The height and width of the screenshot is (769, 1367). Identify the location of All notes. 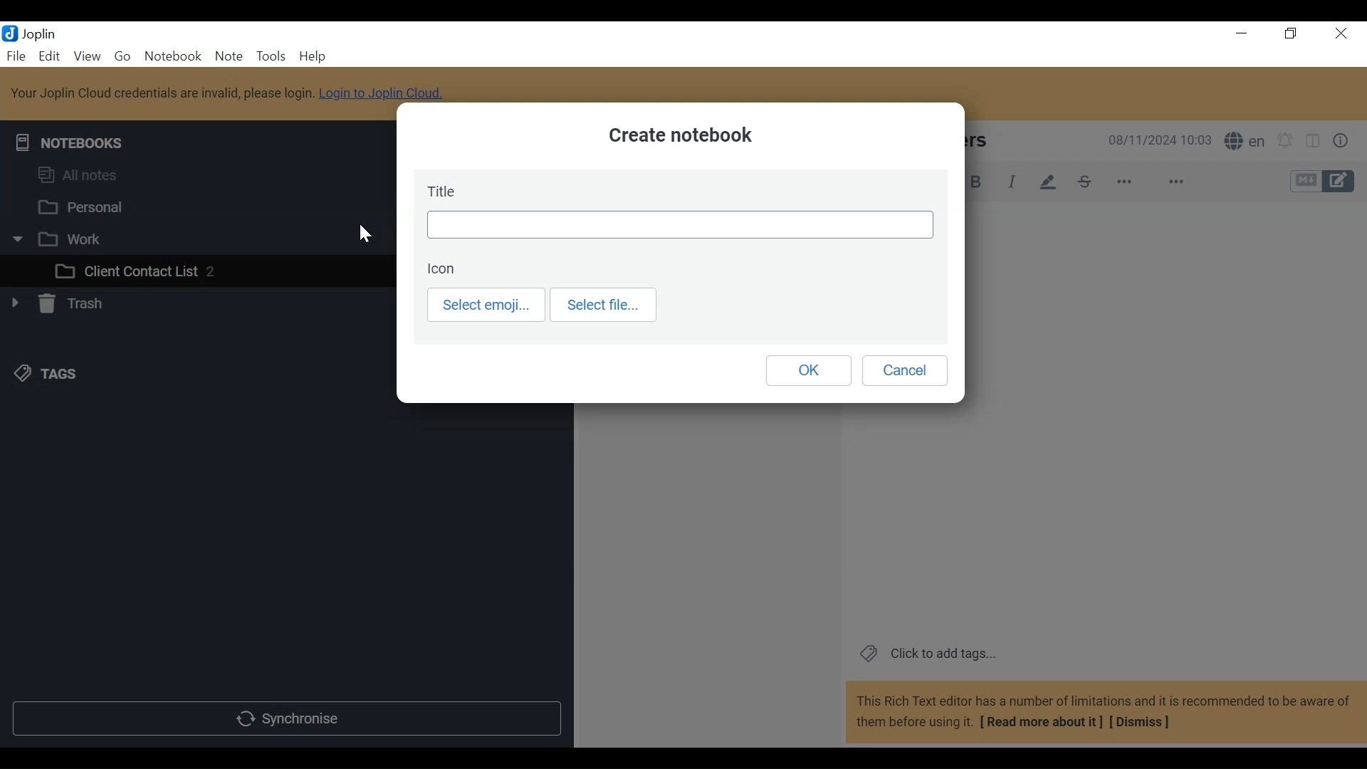
(82, 175).